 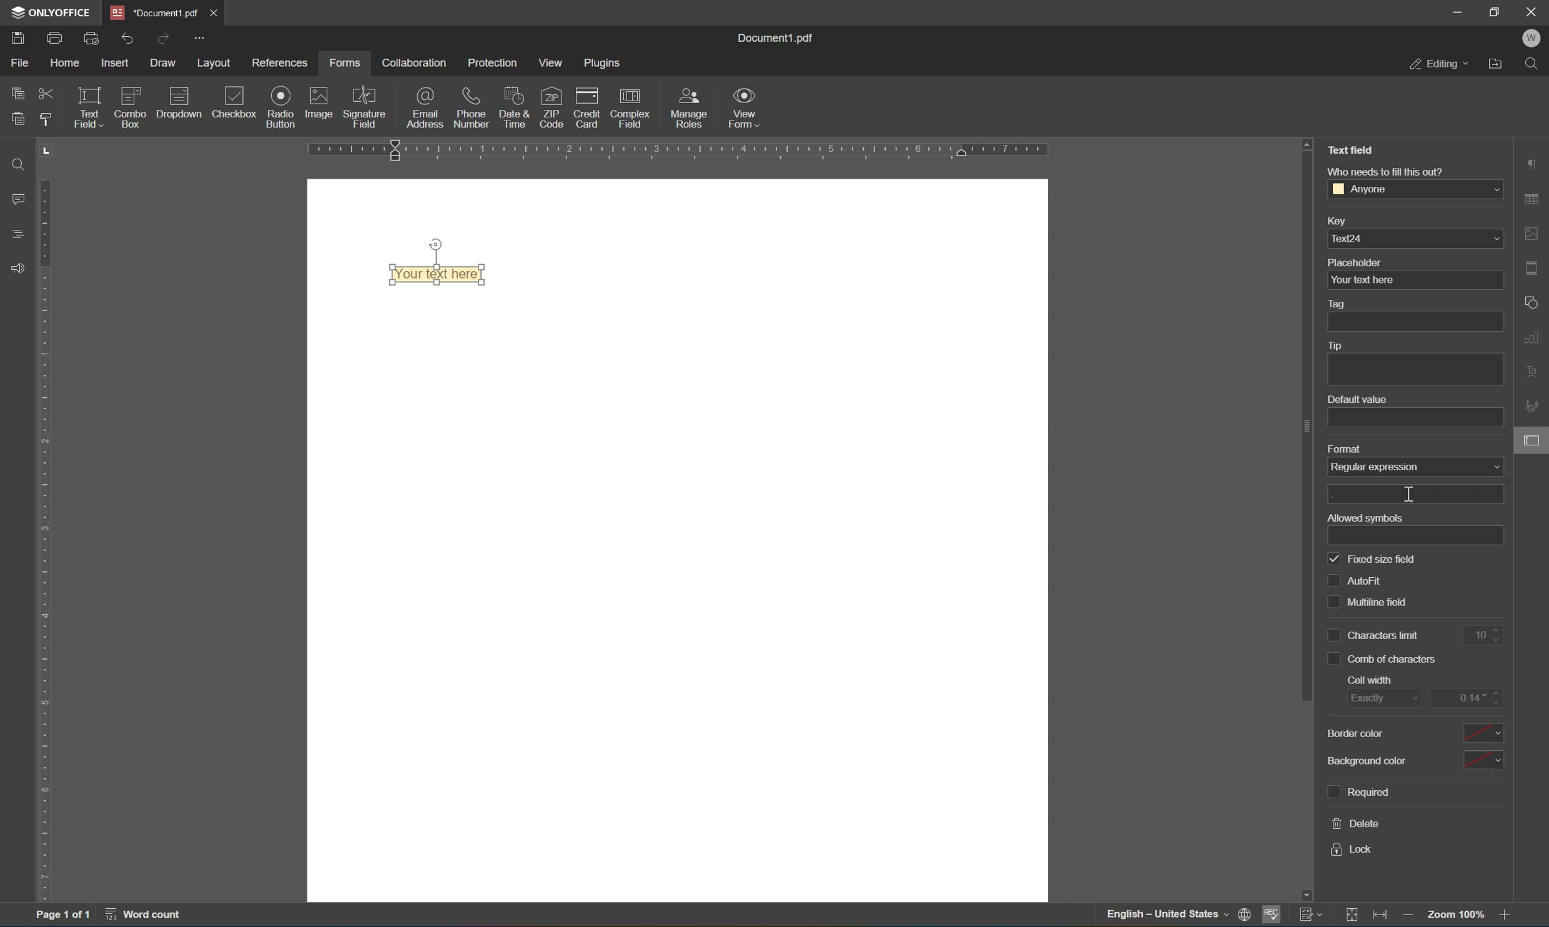 I want to click on customize quick access toolbar, so click(x=197, y=37).